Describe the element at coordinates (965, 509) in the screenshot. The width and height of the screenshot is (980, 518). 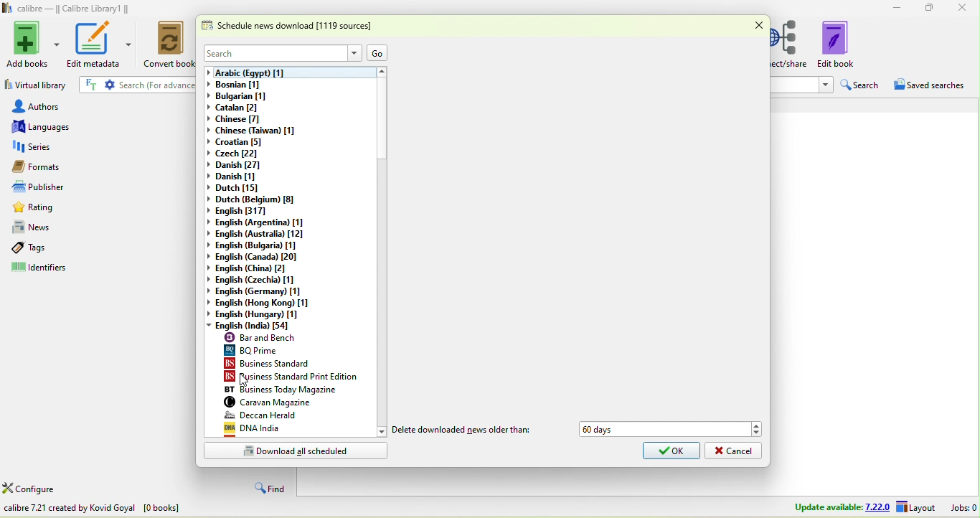
I see `jobs 0` at that location.